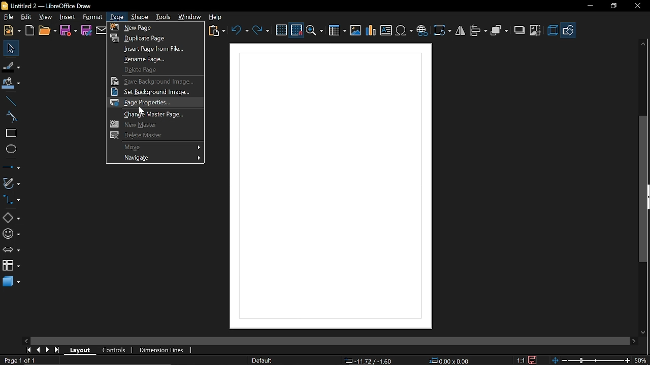 This screenshot has height=365, width=650. Describe the element at coordinates (93, 17) in the screenshot. I see `format` at that location.